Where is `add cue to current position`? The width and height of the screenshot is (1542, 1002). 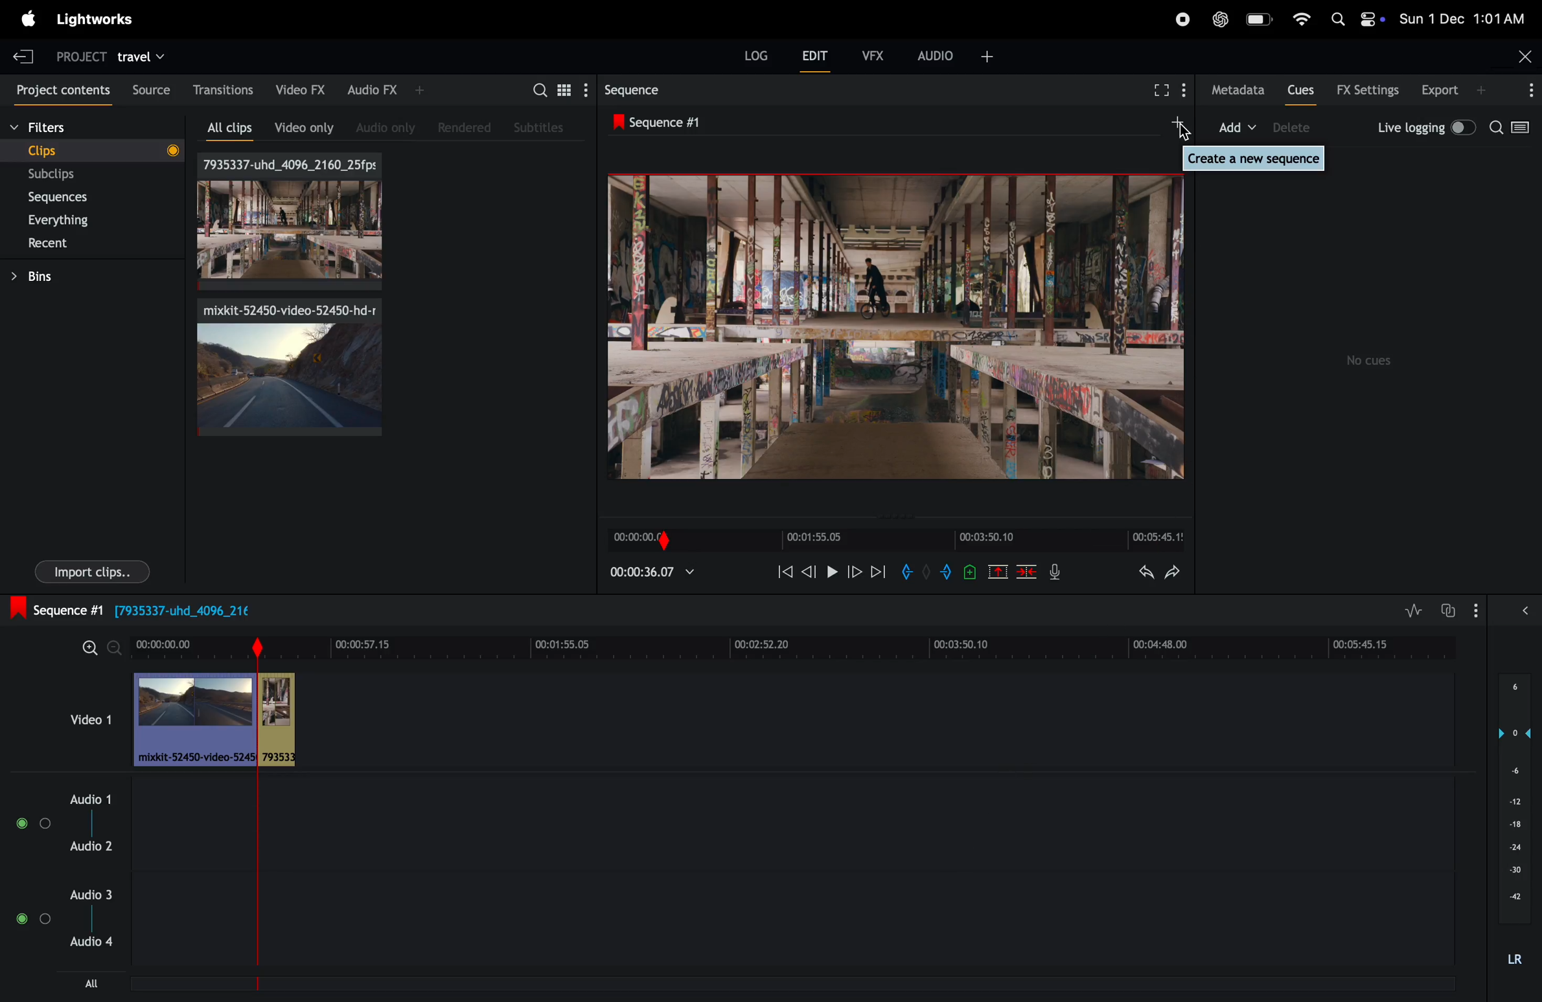 add cue to current position is located at coordinates (970, 575).